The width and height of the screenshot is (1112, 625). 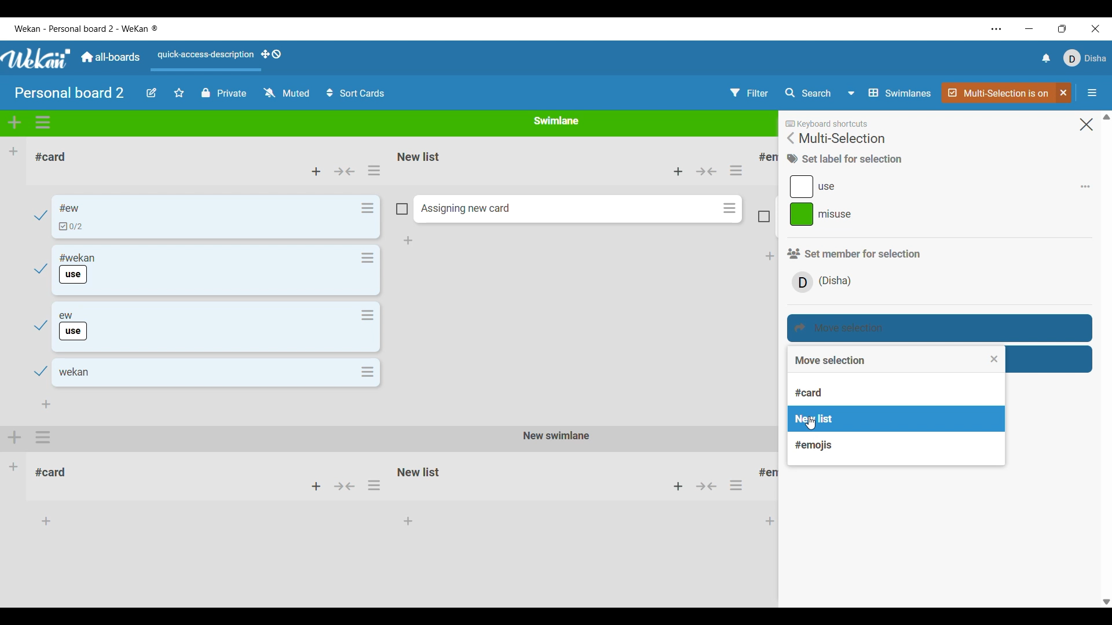 I want to click on Star board, so click(x=180, y=92).